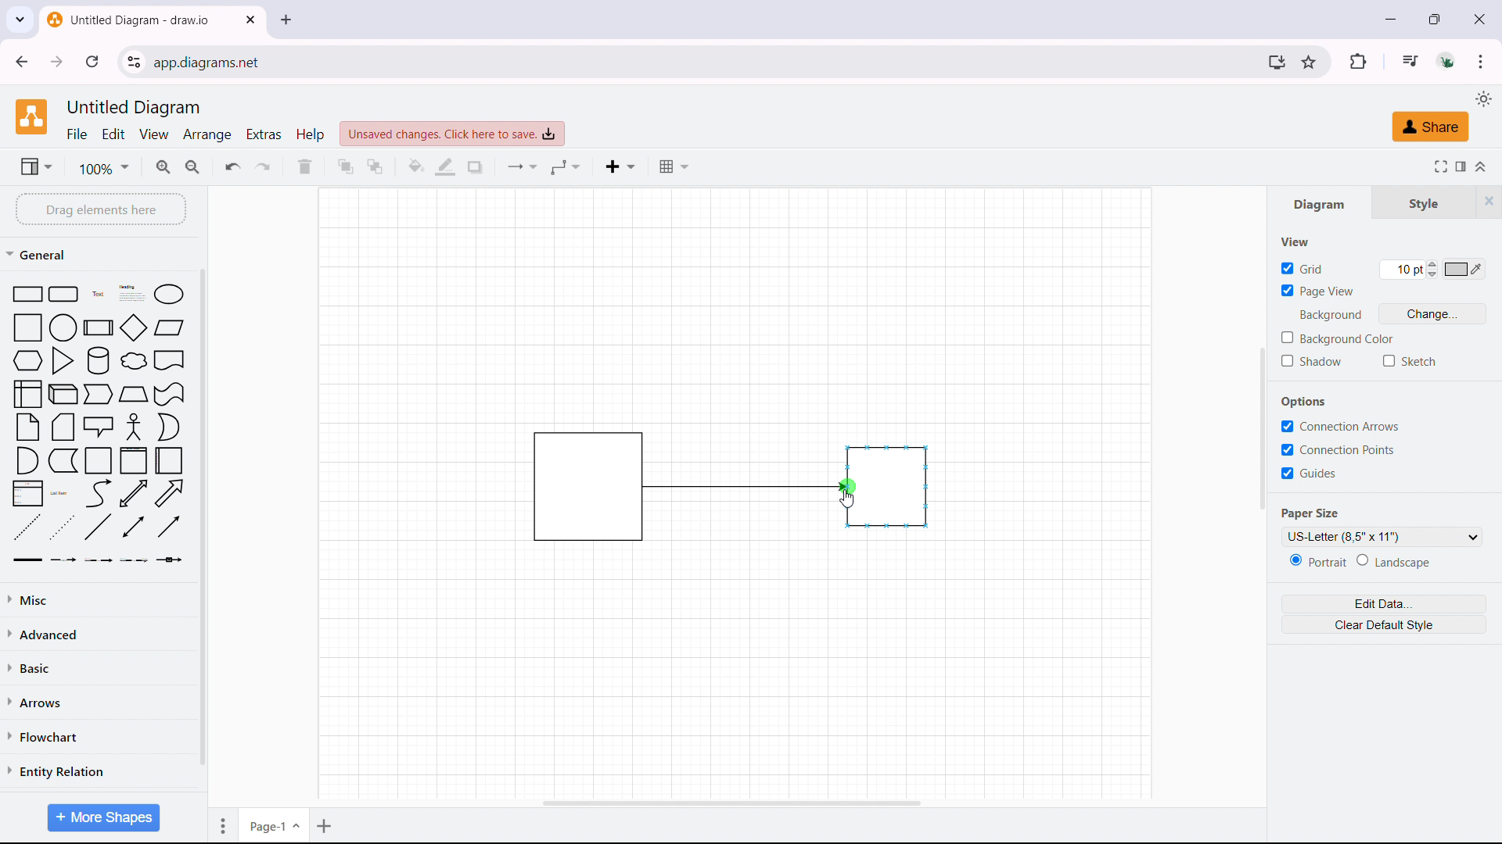  I want to click on extensions, so click(1358, 61).